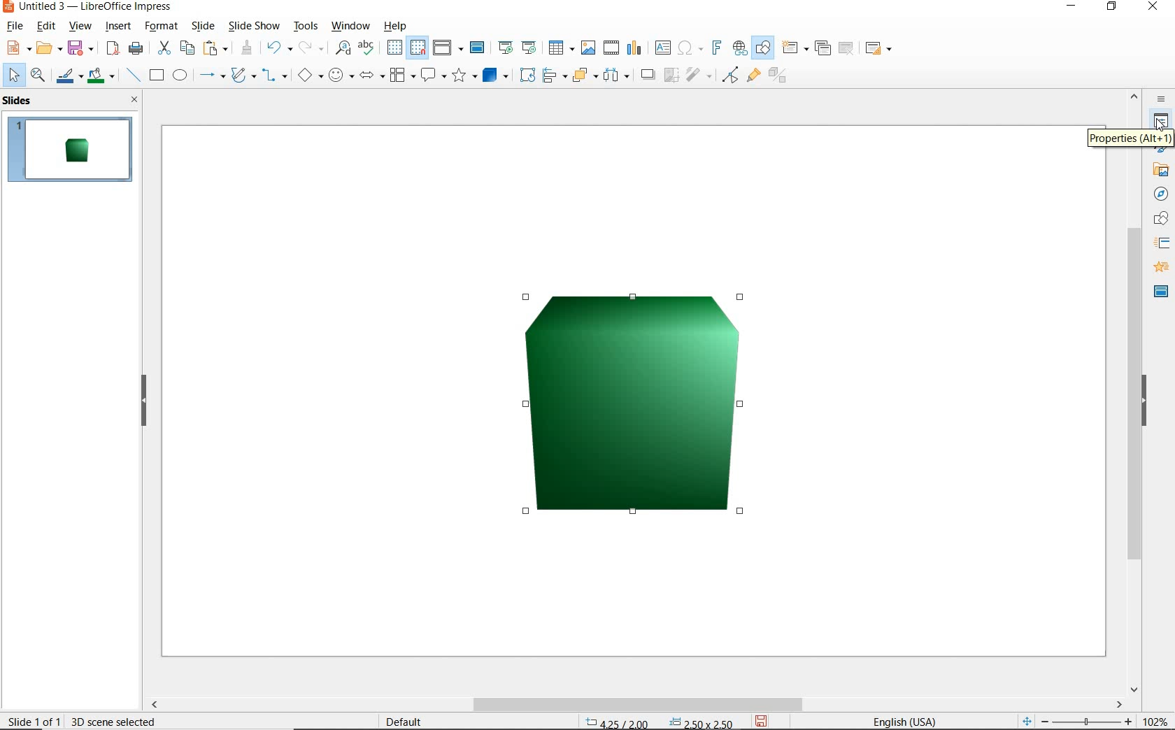  What do you see at coordinates (136, 50) in the screenshot?
I see `print` at bounding box center [136, 50].